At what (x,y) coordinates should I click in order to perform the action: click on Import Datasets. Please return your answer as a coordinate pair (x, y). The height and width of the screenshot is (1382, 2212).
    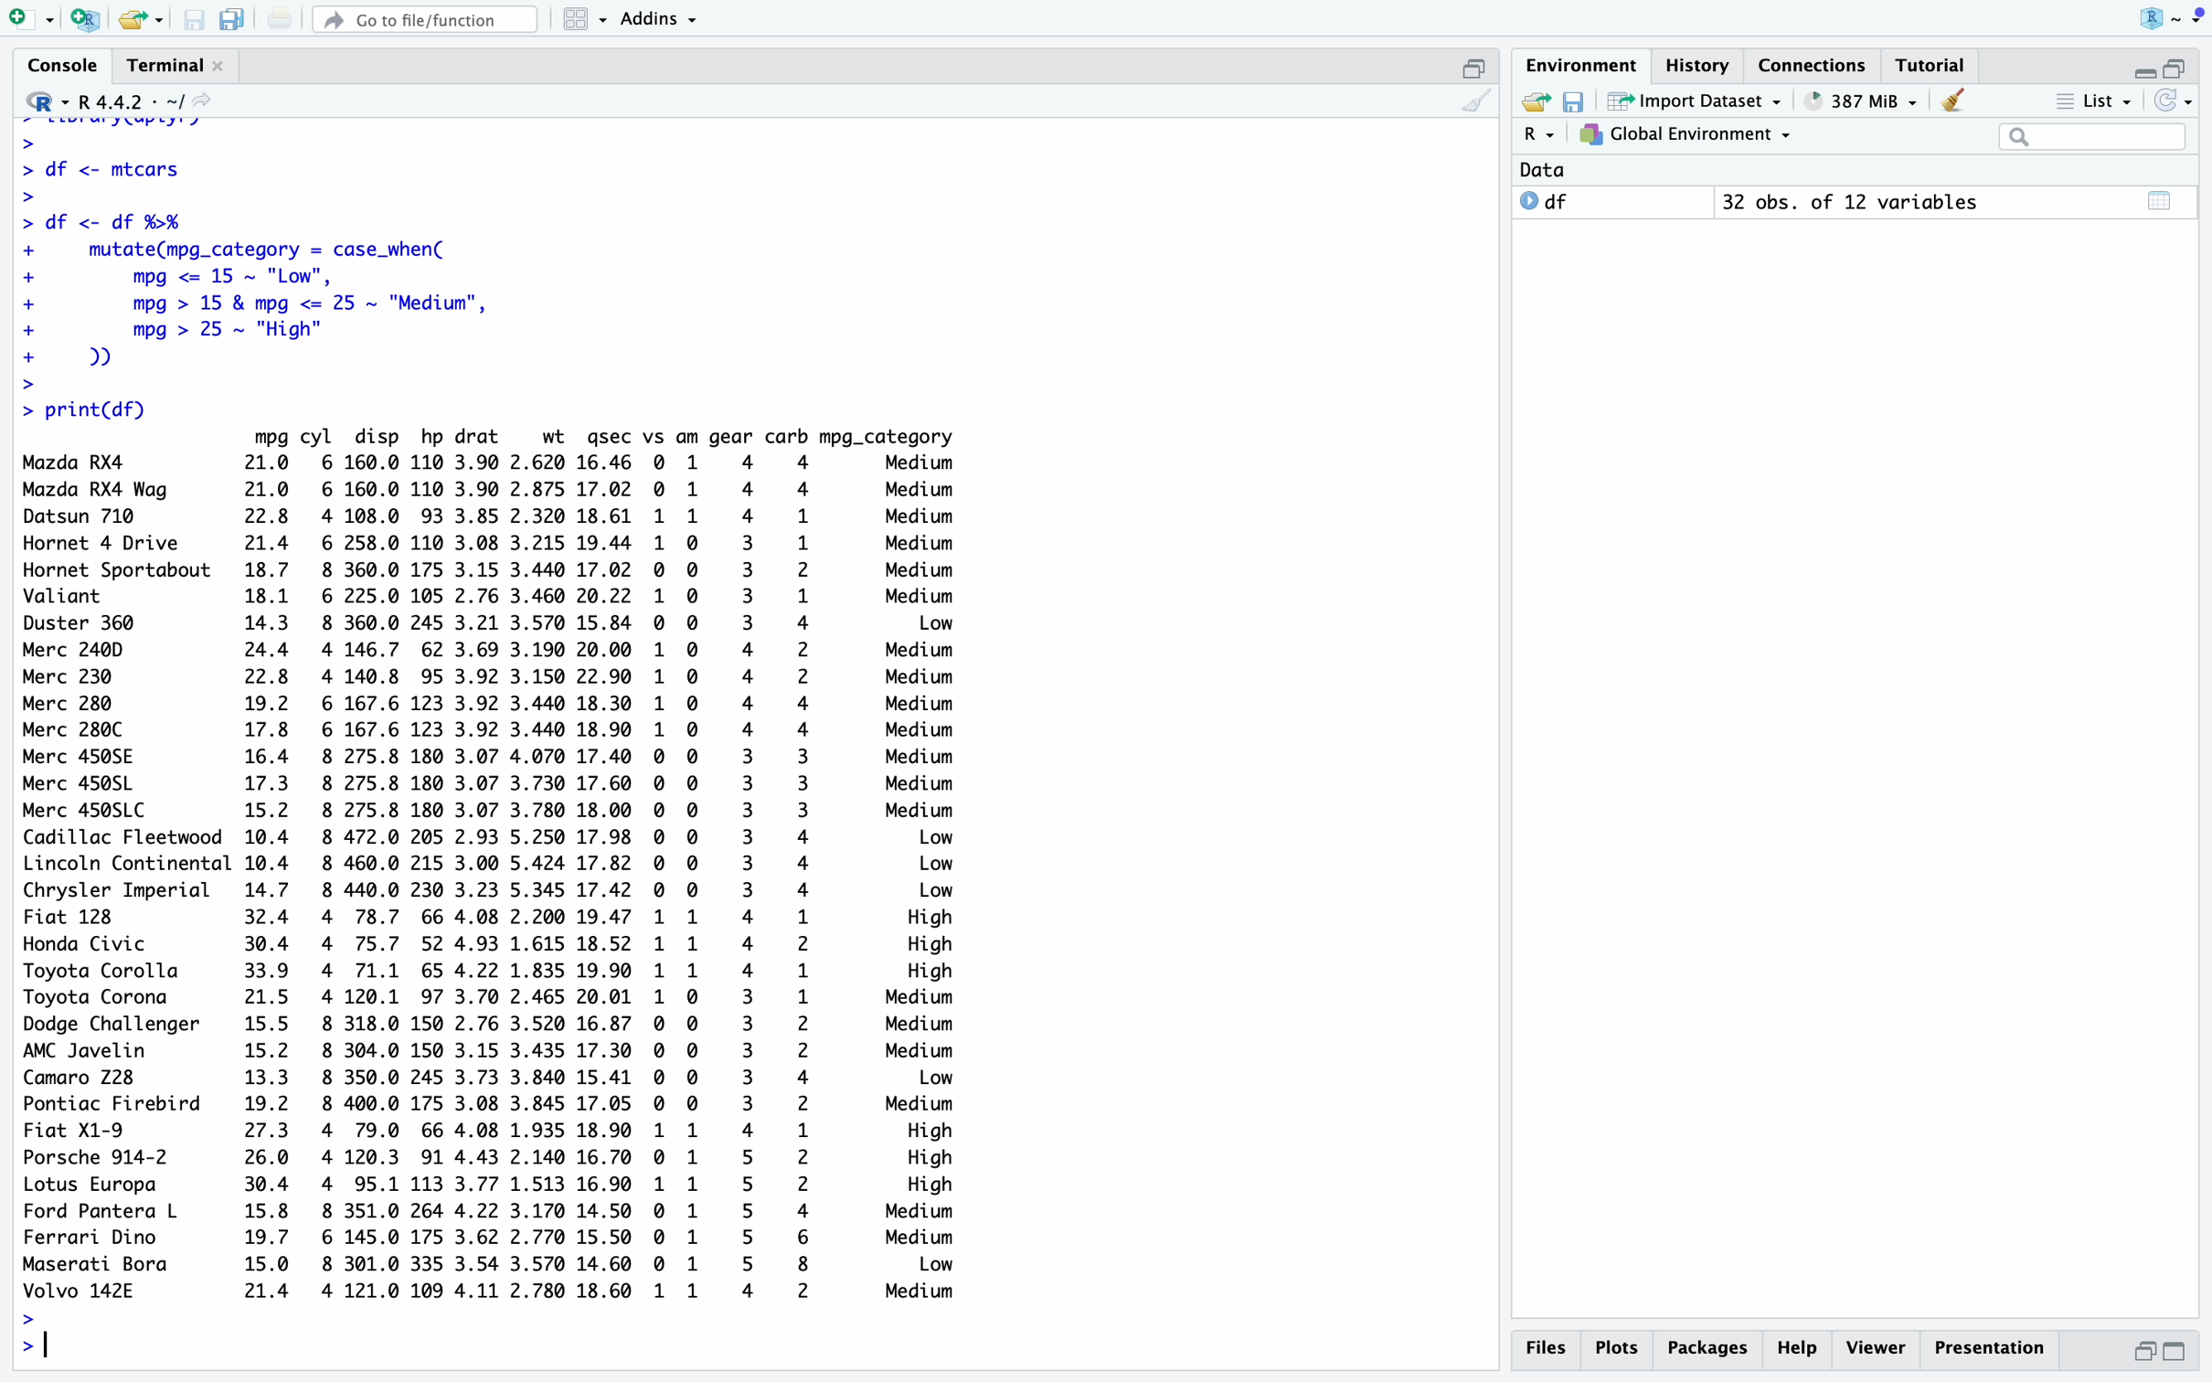
    Looking at the image, I should click on (1696, 100).